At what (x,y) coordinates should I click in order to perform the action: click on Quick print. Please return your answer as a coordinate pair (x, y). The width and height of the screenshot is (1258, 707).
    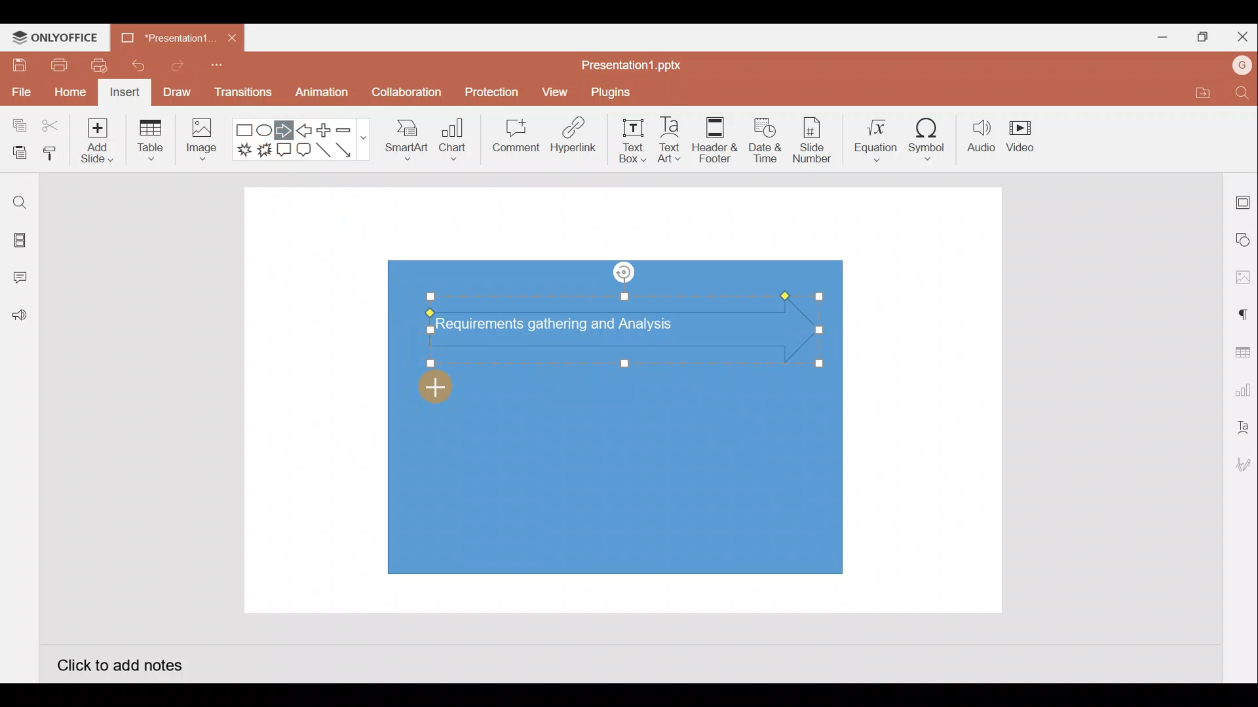
    Looking at the image, I should click on (95, 65).